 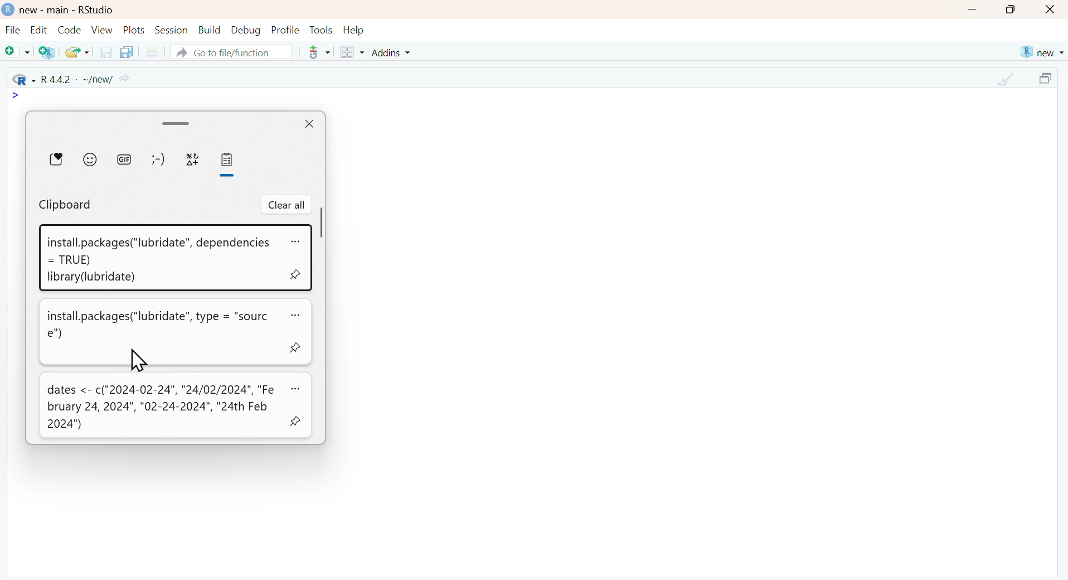 What do you see at coordinates (192, 159) in the screenshot?
I see `special characters` at bounding box center [192, 159].